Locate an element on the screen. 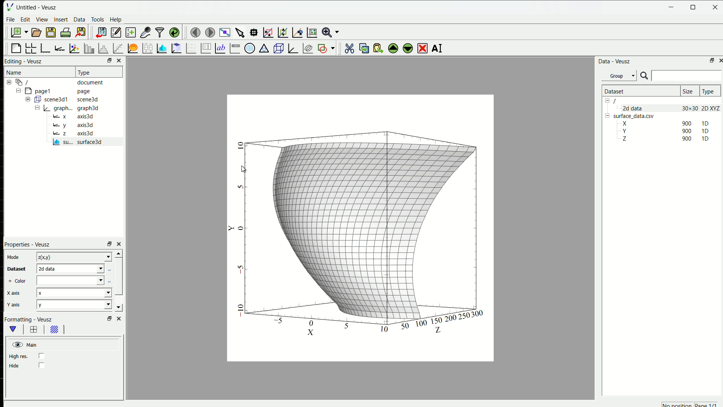  View is located at coordinates (43, 19).